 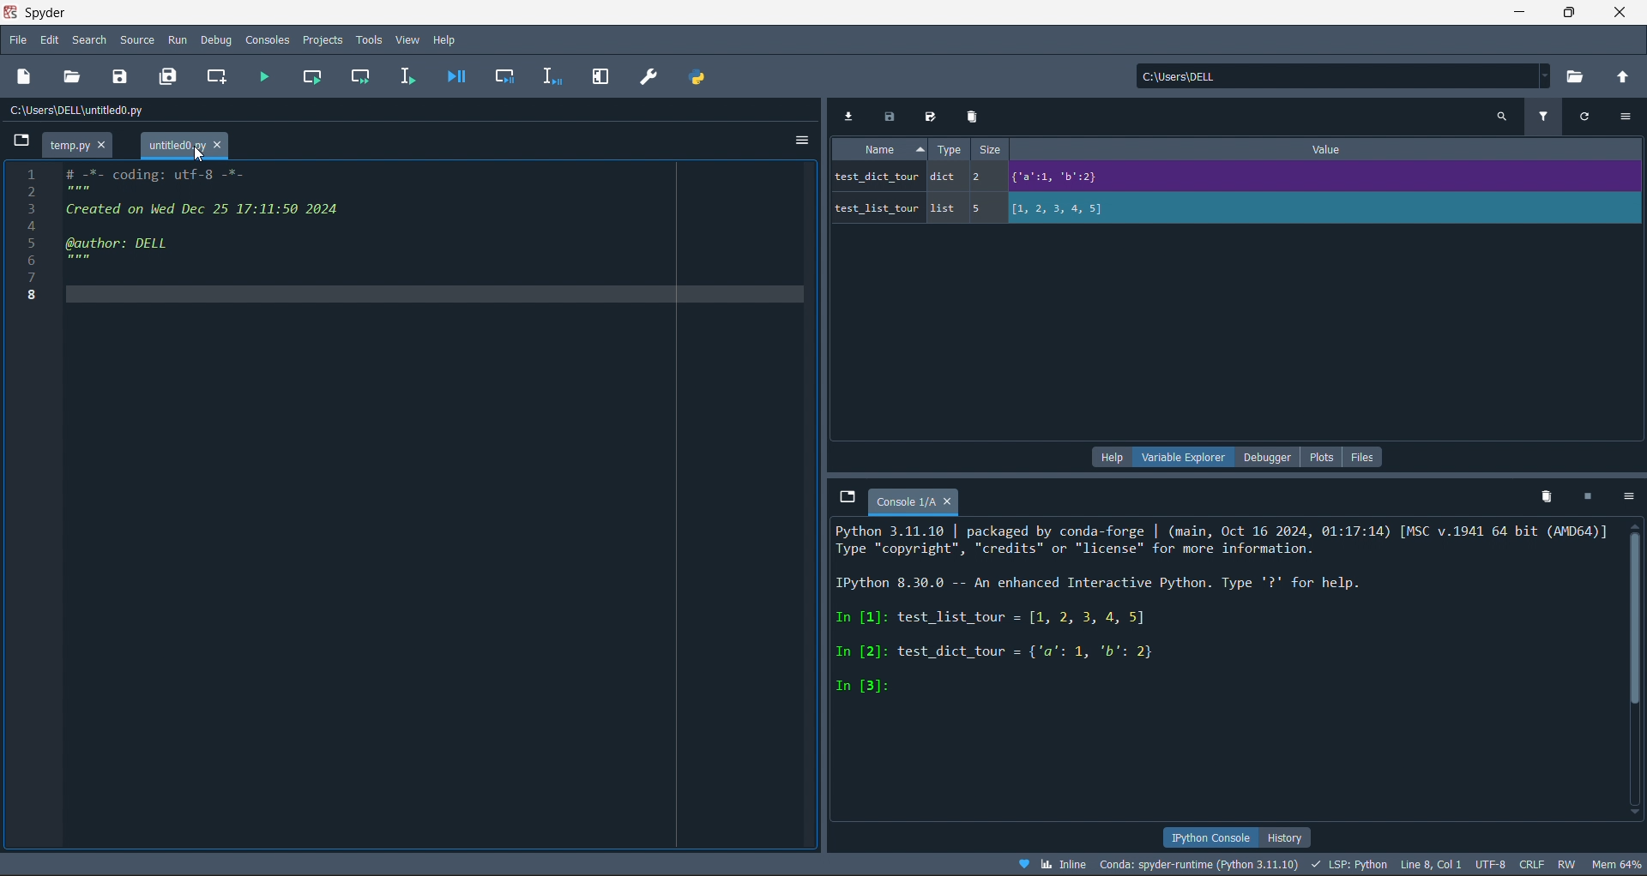 I want to click on help pane, so click(x=1110, y=458).